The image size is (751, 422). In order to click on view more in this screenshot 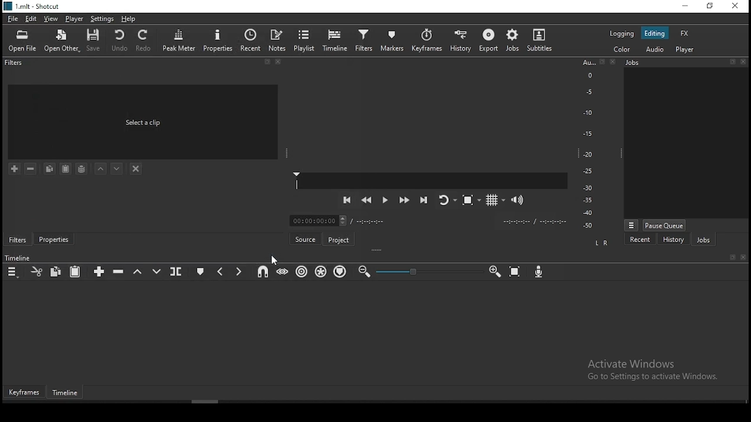, I will do `click(631, 224)`.